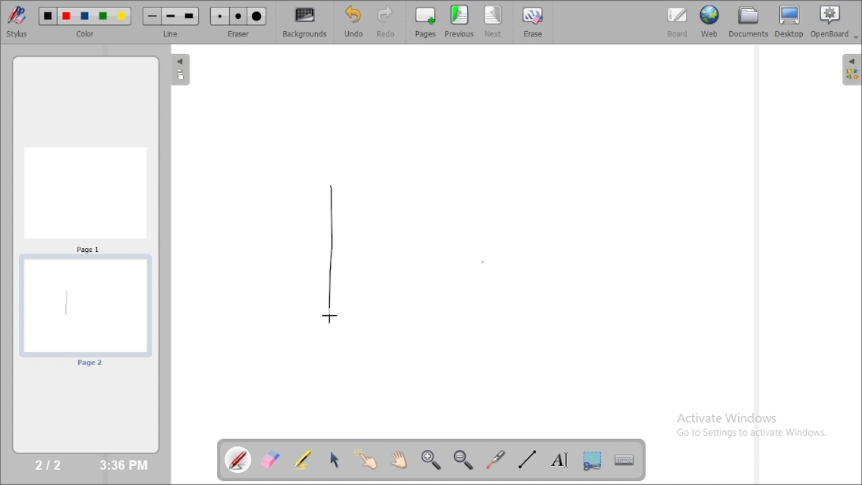  What do you see at coordinates (48, 17) in the screenshot?
I see `Color 1` at bounding box center [48, 17].